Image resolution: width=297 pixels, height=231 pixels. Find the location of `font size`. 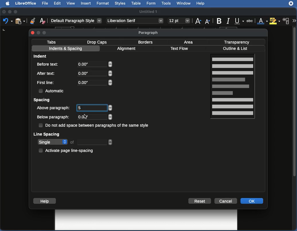

font size is located at coordinates (178, 21).